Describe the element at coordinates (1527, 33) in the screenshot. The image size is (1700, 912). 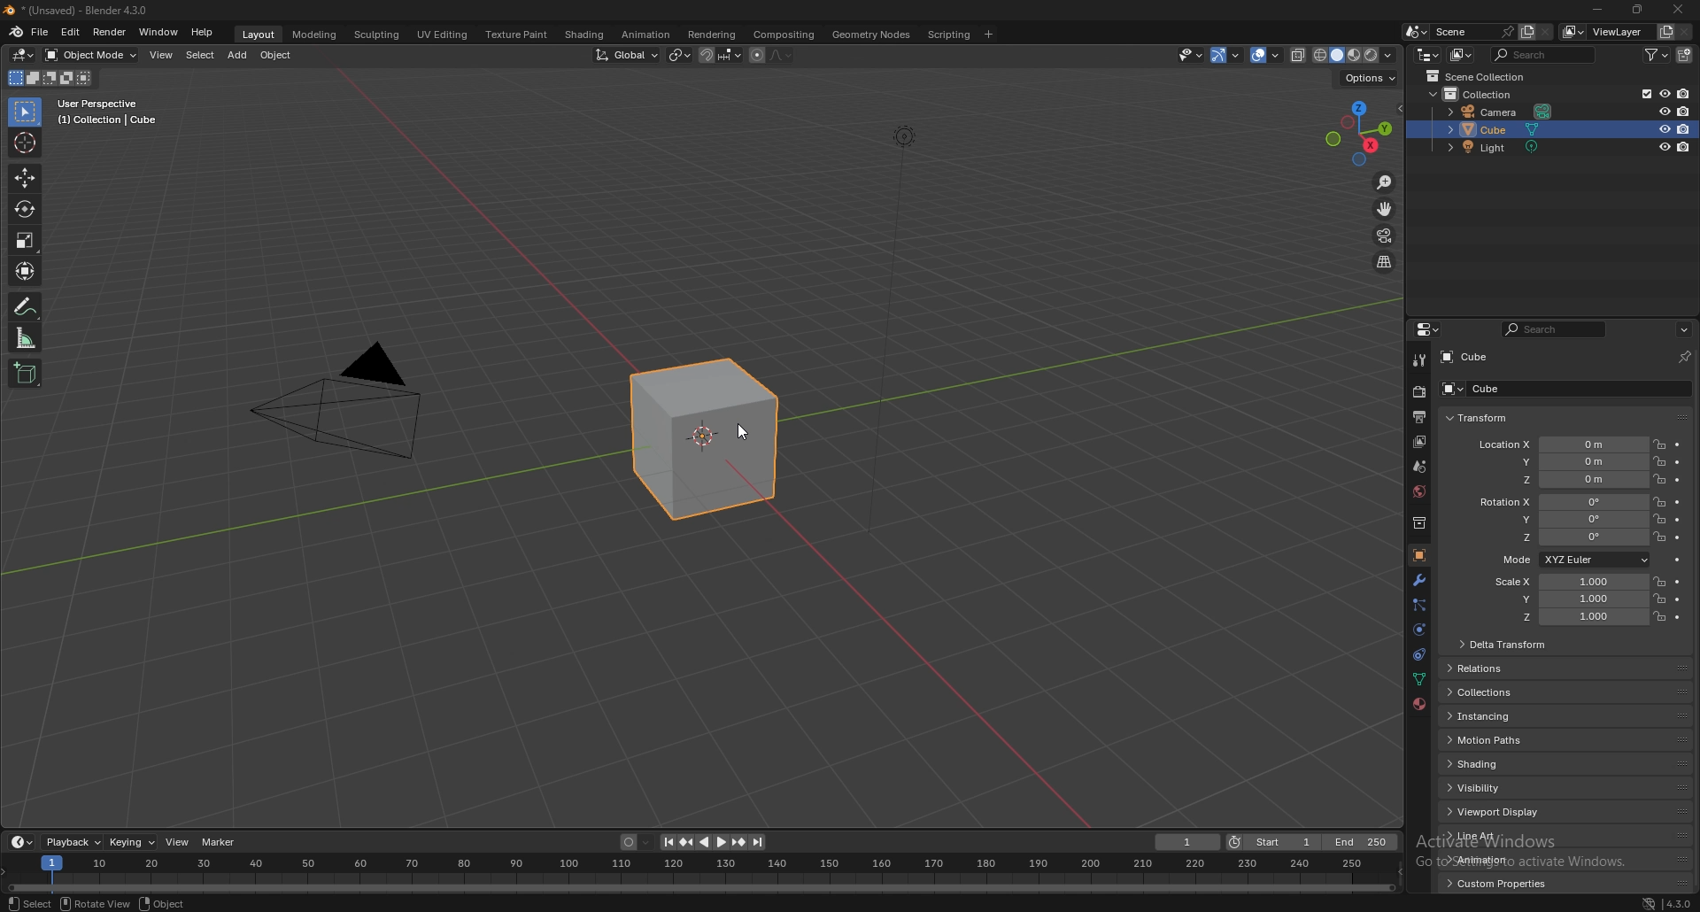
I see `new scene` at that location.